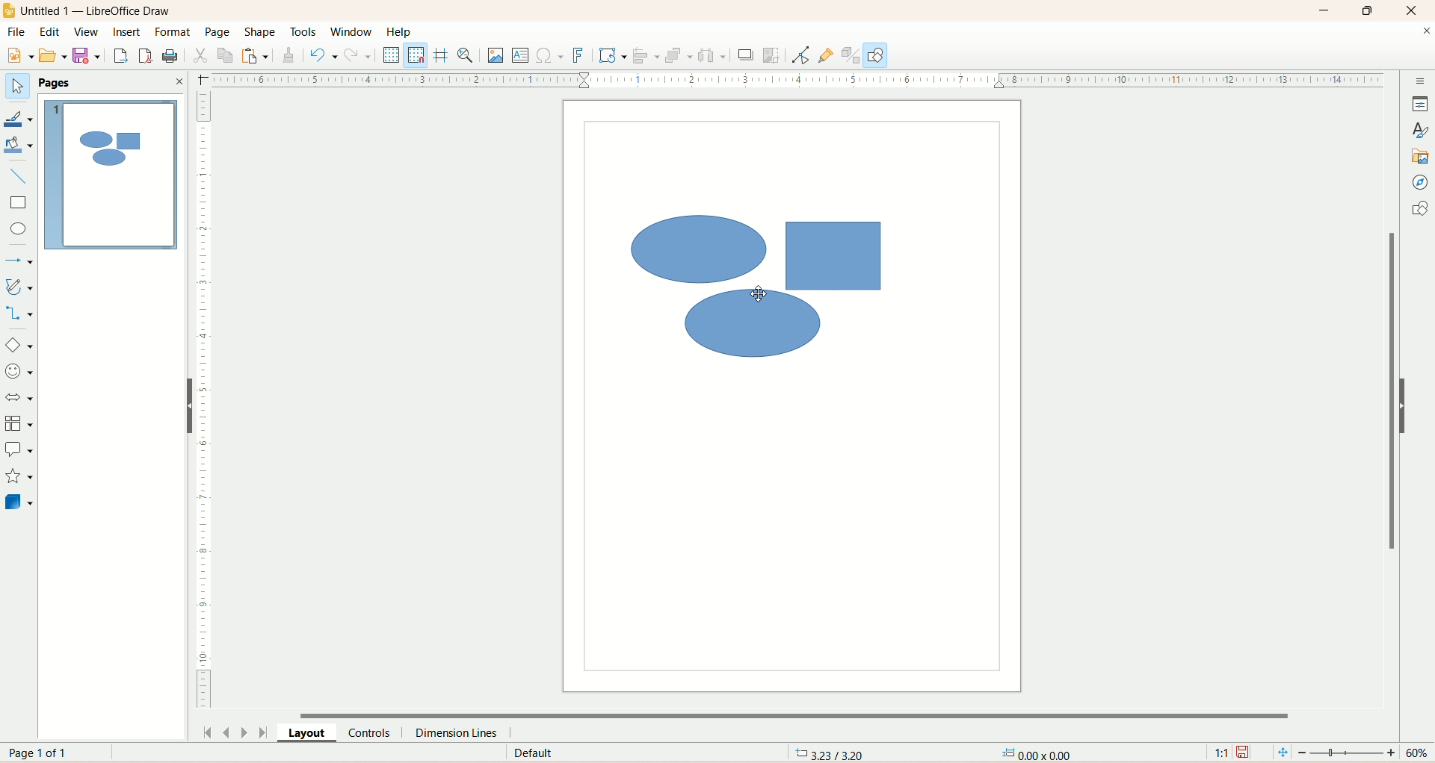  What do you see at coordinates (9, 10) in the screenshot?
I see `logo` at bounding box center [9, 10].